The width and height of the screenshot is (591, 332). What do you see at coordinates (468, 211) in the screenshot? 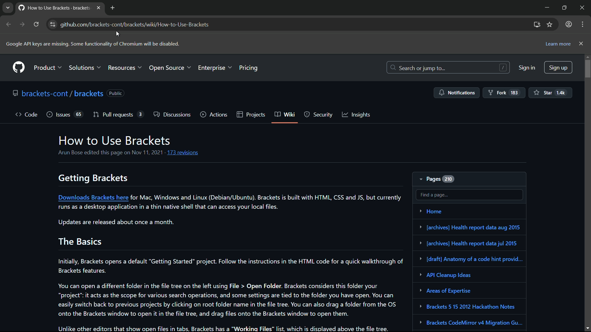
I see `Home` at bounding box center [468, 211].